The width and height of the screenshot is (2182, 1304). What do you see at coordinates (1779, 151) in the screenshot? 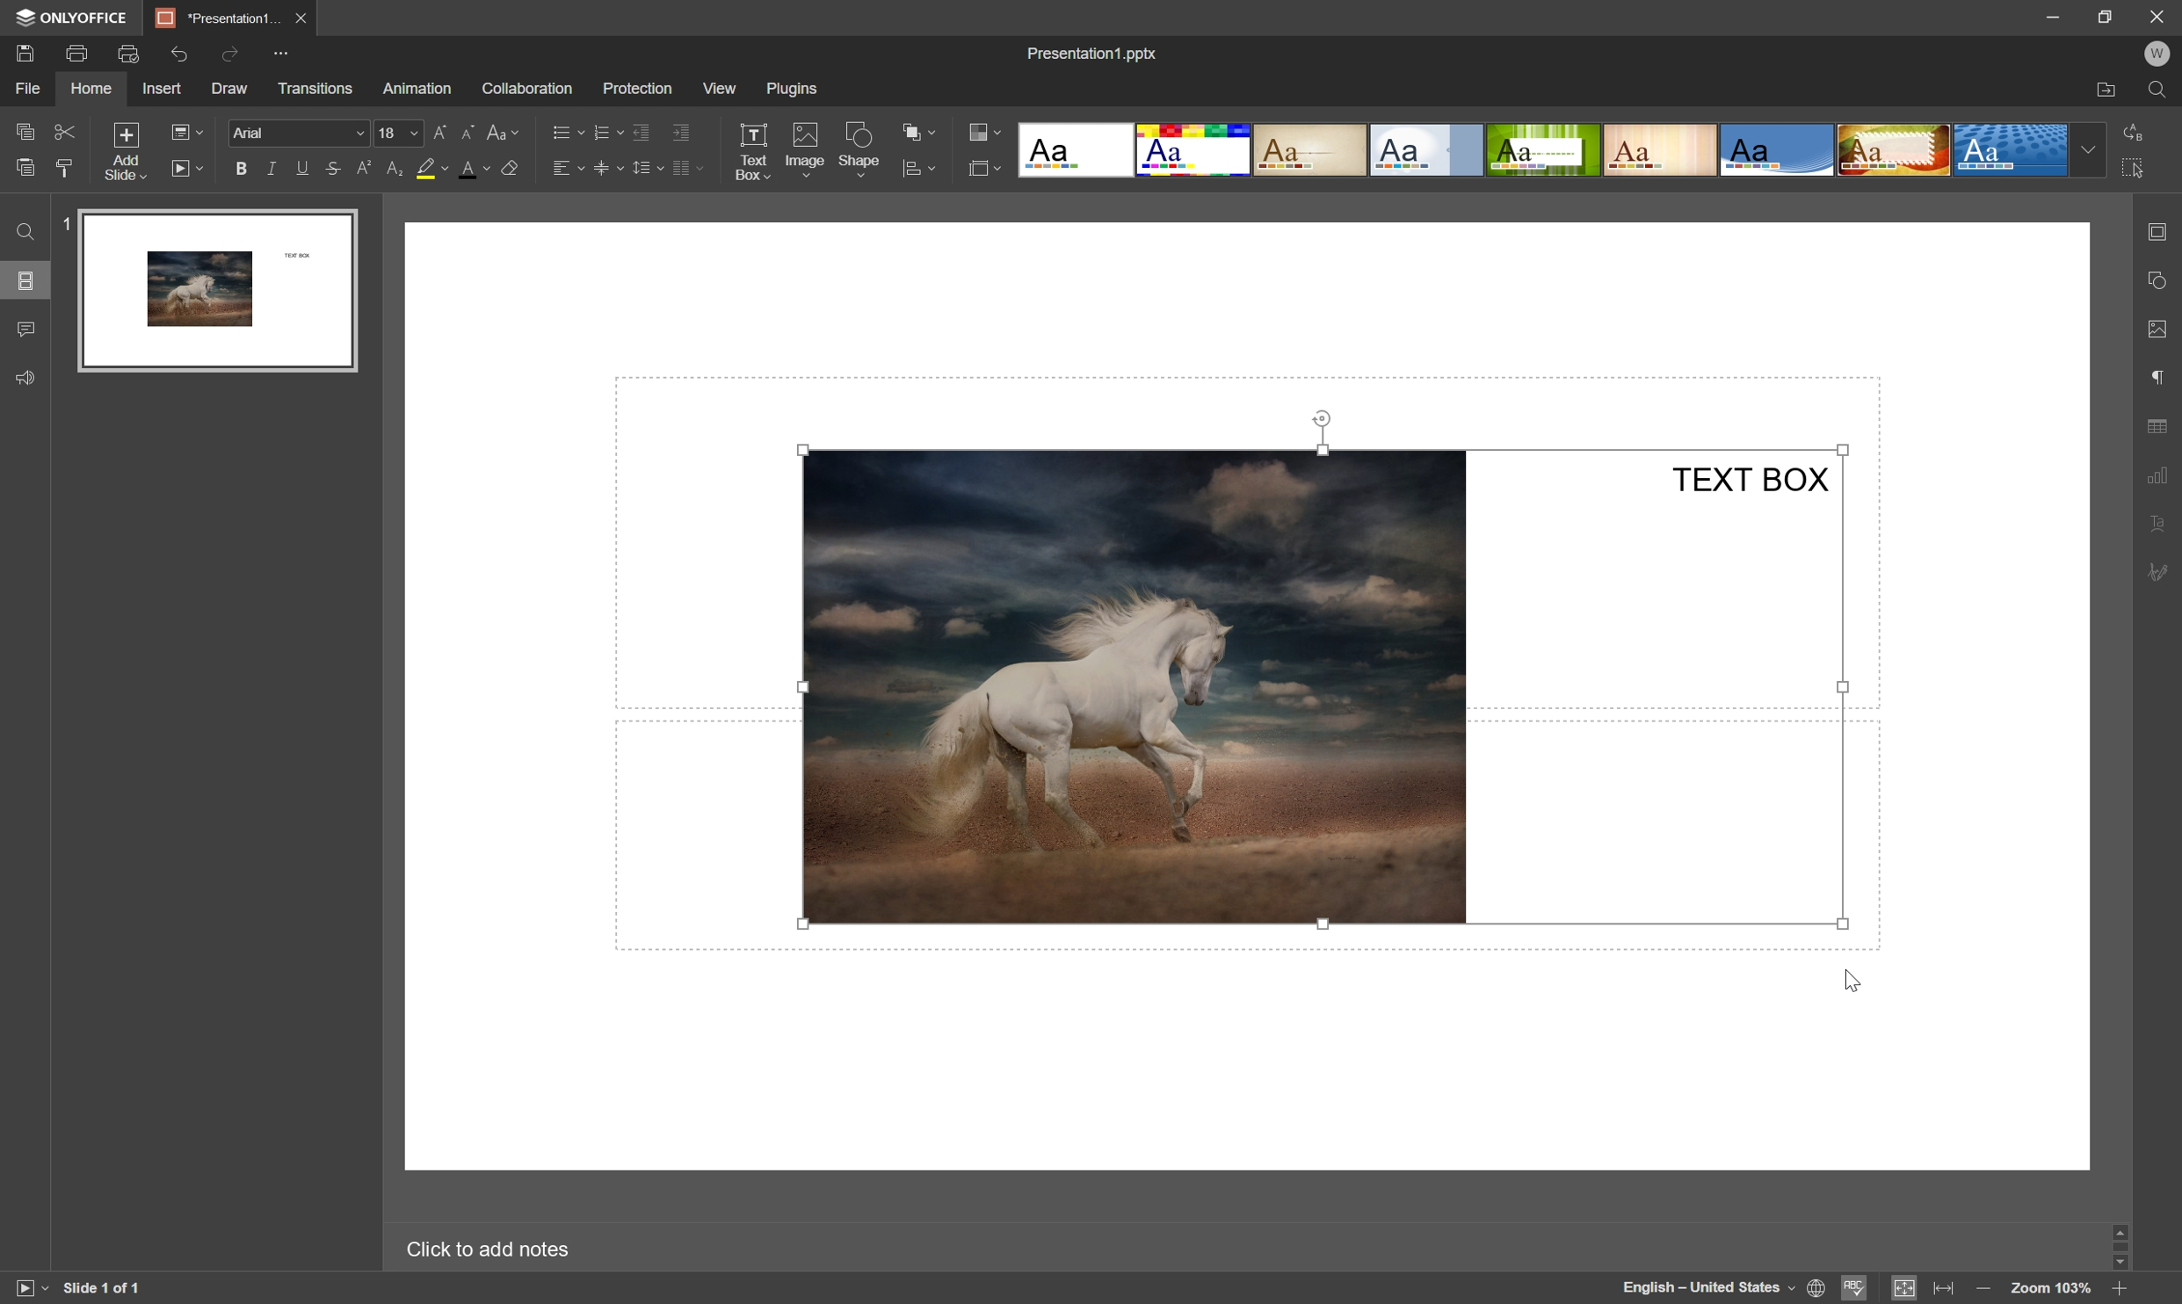
I see `Office` at bounding box center [1779, 151].